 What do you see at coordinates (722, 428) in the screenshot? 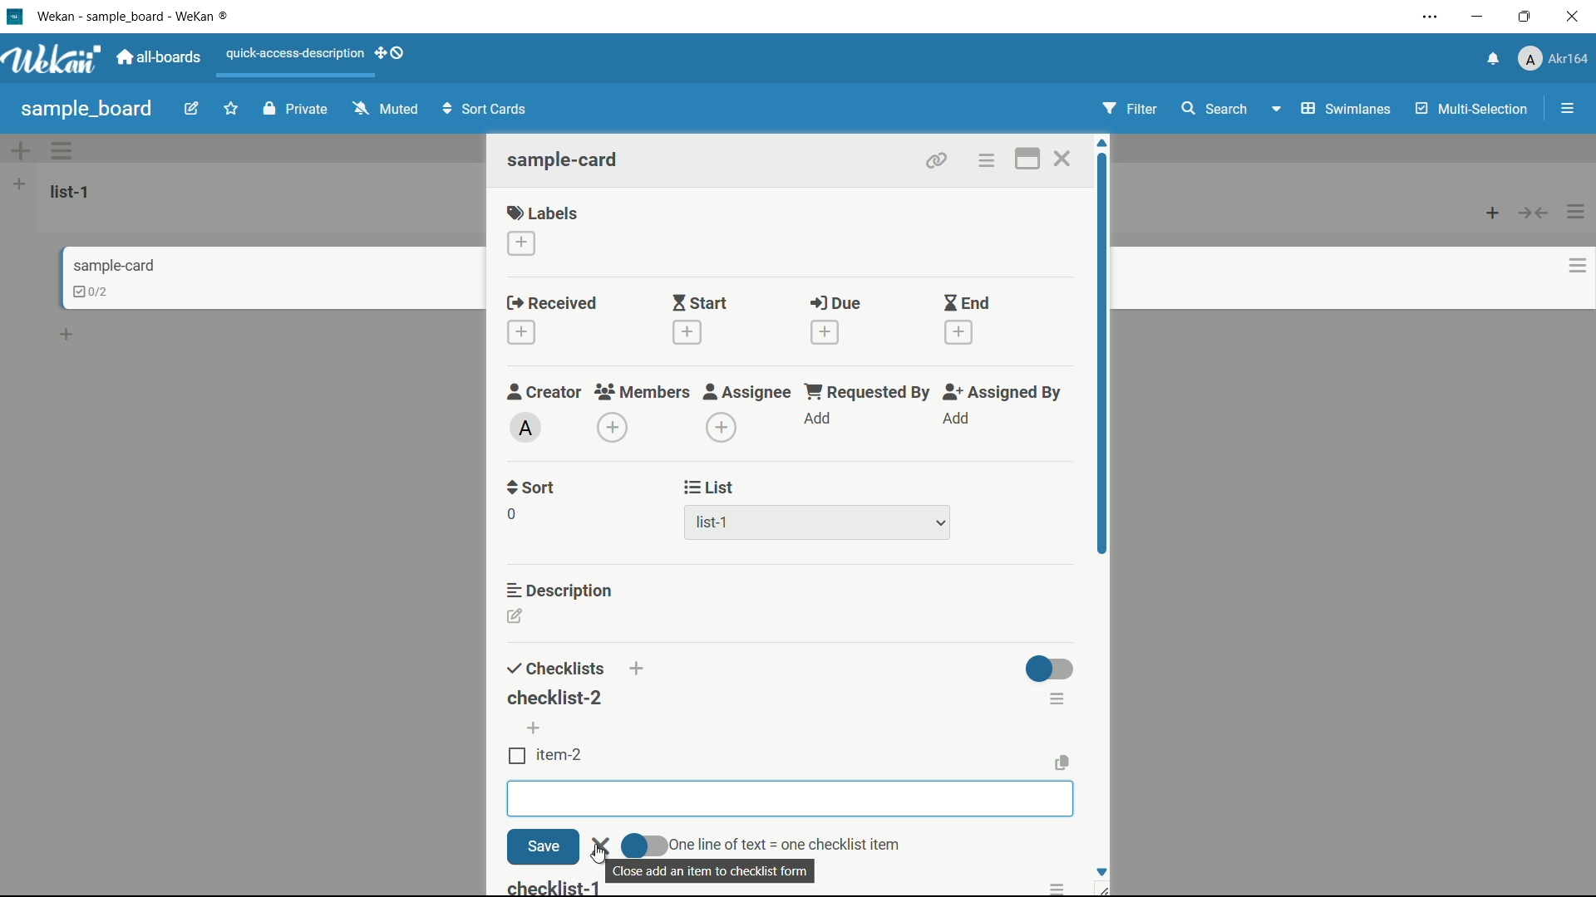
I see `add assignee` at bounding box center [722, 428].